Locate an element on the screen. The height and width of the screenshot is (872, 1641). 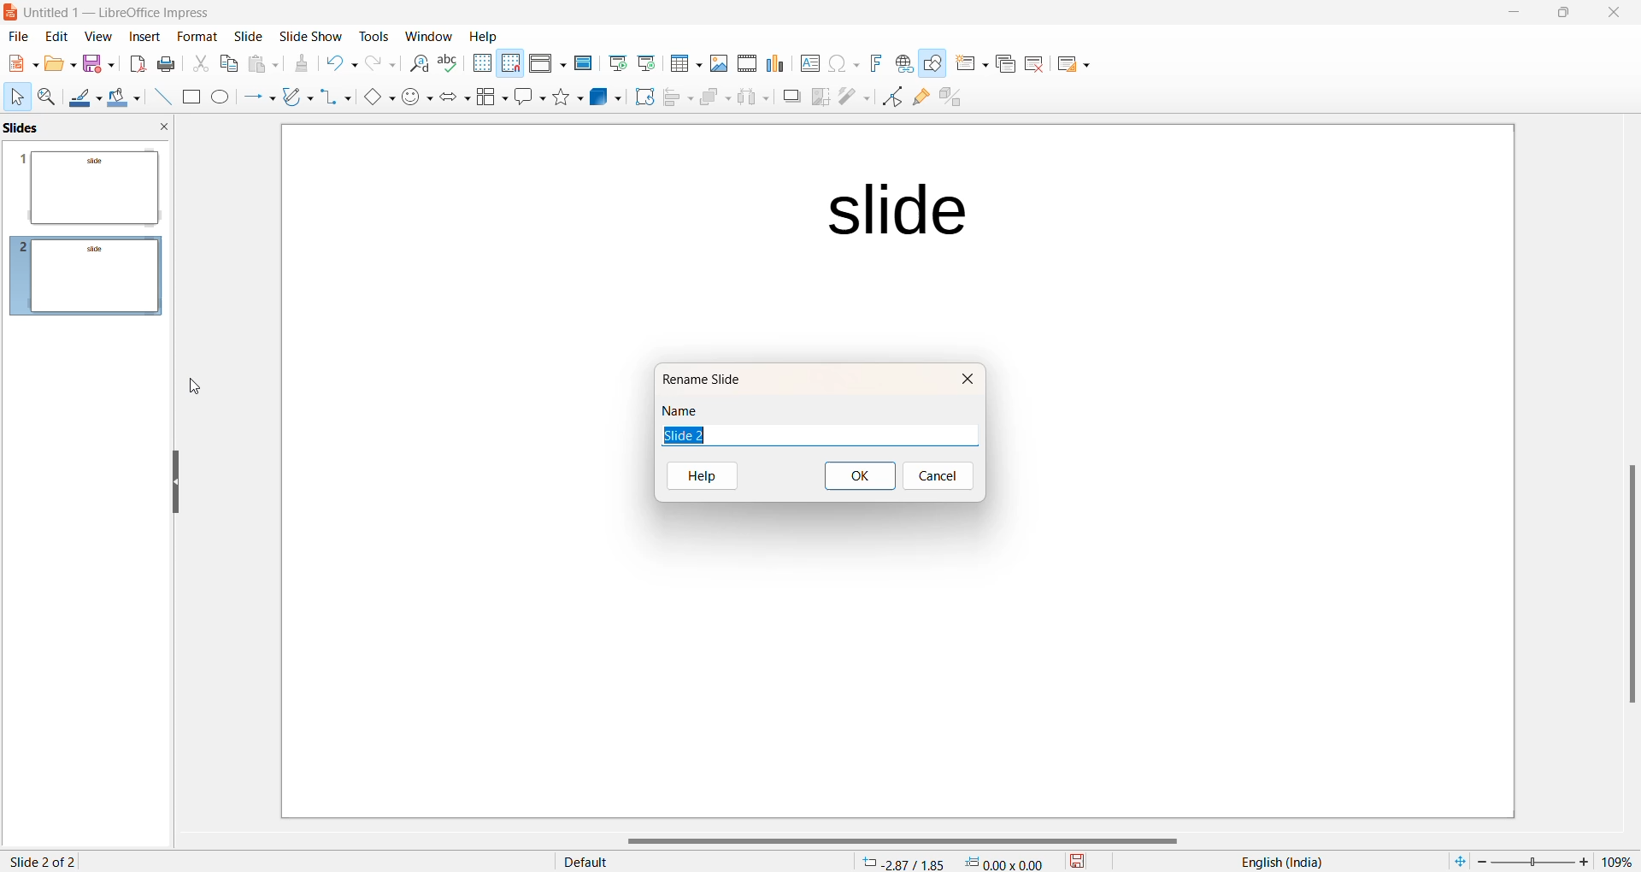
Export as PDF is located at coordinates (135, 64).